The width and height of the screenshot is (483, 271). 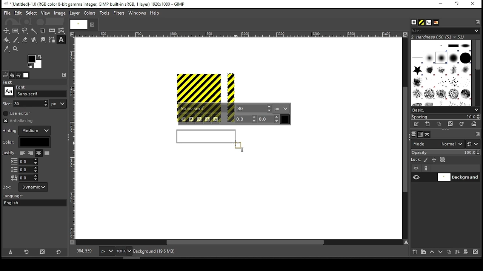 I want to click on configure this tab, so click(x=65, y=75).